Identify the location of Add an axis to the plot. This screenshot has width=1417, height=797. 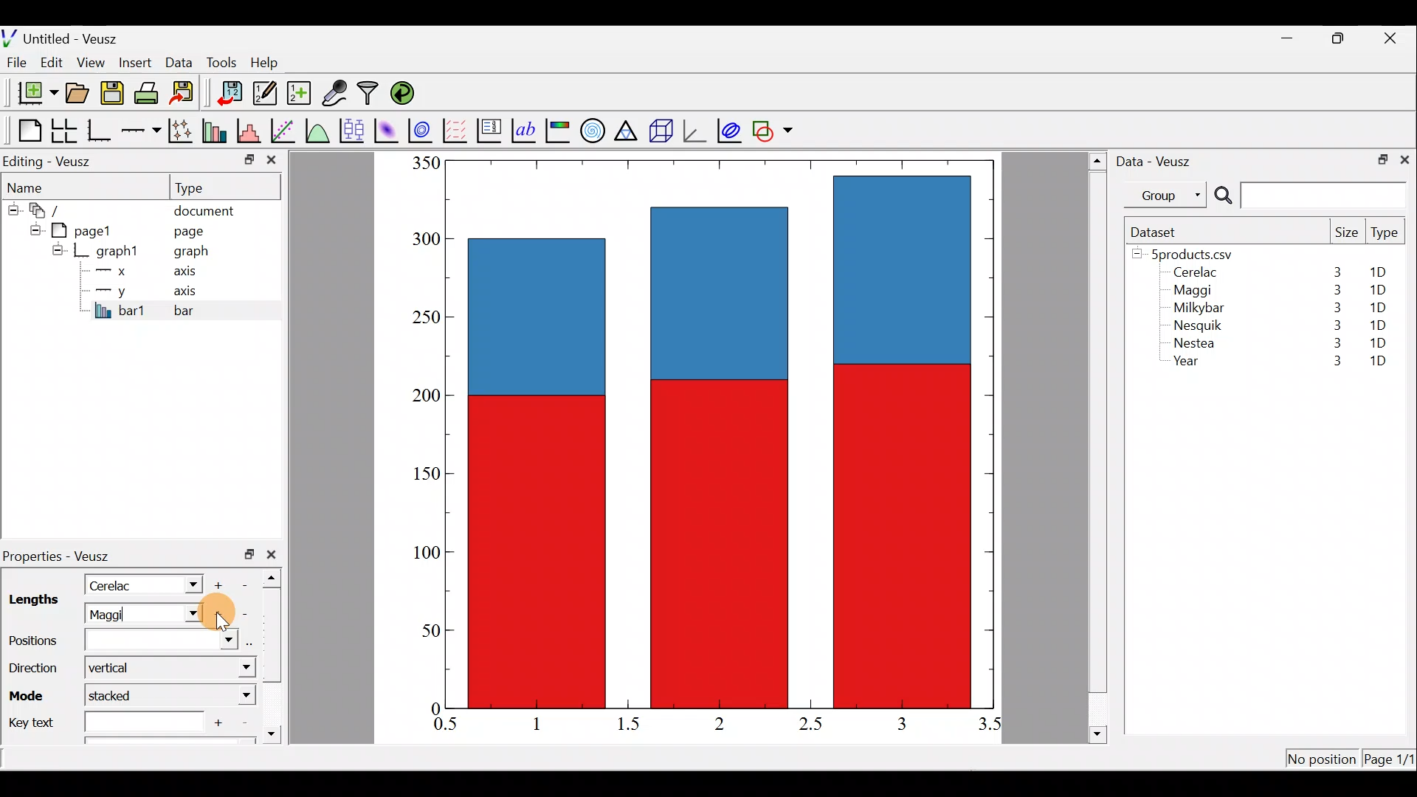
(144, 131).